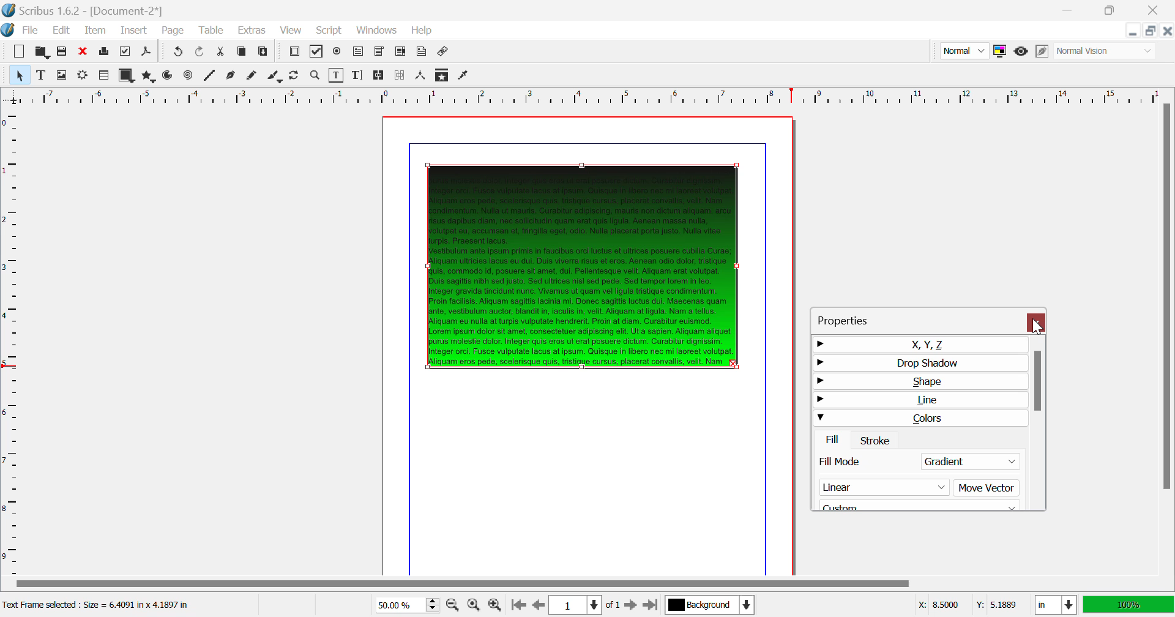 The width and height of the screenshot is (1175, 617). Describe the element at coordinates (537, 605) in the screenshot. I see `Previous Page` at that location.